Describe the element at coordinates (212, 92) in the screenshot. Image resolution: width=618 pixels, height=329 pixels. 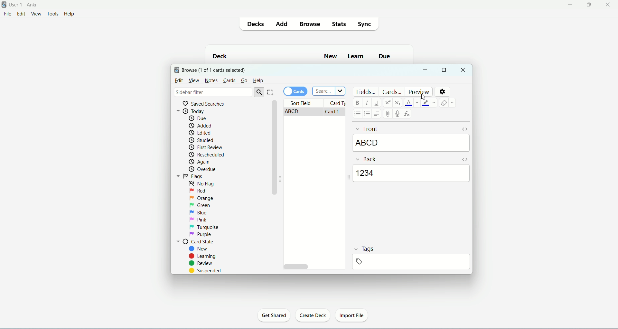
I see `sidebar filter` at that location.